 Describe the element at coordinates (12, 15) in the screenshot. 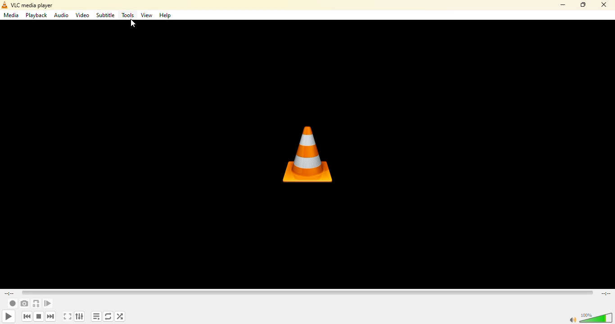

I see `media` at that location.